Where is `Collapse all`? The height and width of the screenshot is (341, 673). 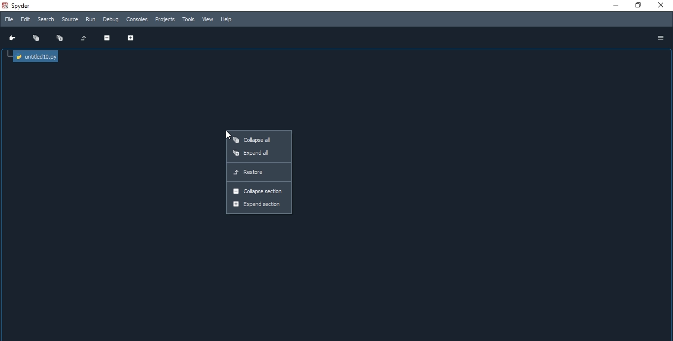
Collapse all is located at coordinates (258, 140).